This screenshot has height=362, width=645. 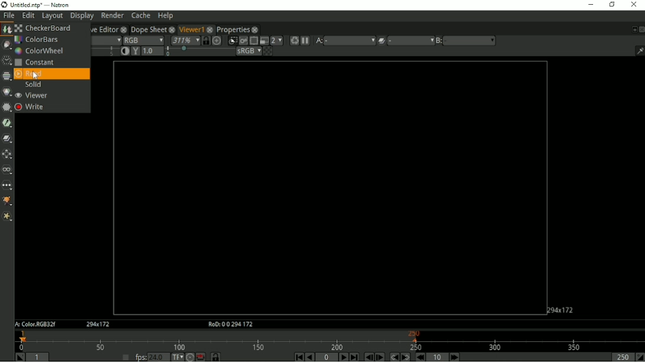 I want to click on selection bar, so click(x=199, y=52).